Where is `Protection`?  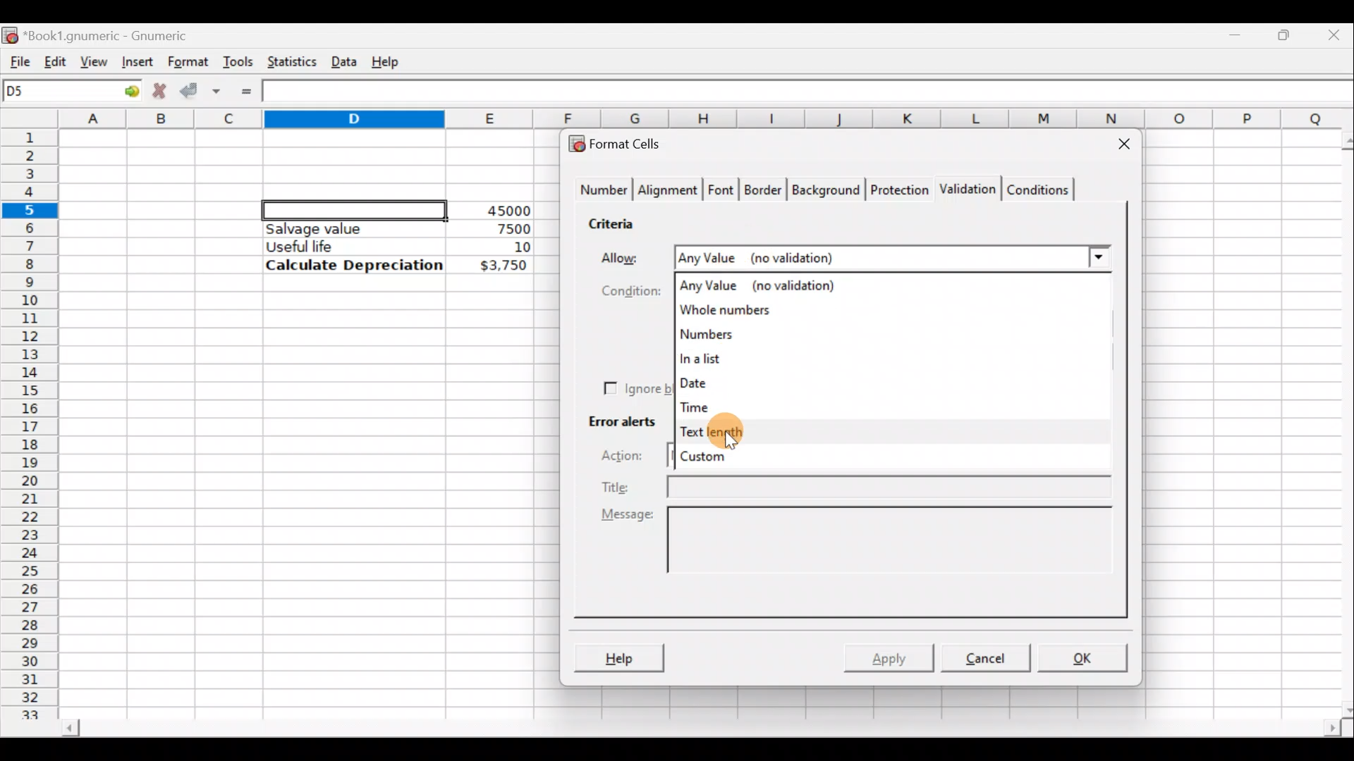 Protection is located at coordinates (896, 192).